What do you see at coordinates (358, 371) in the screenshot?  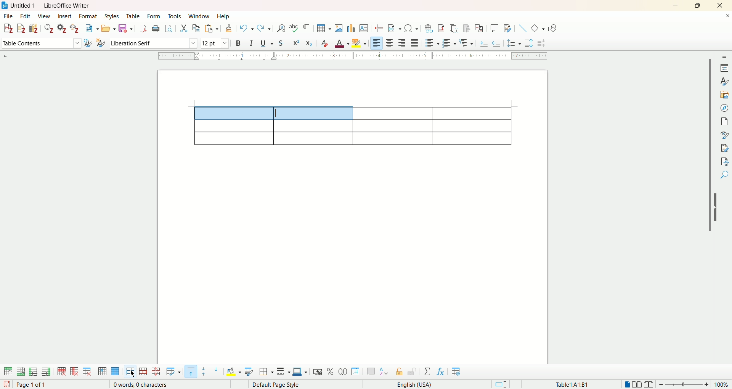 I see `format as number` at bounding box center [358, 371].